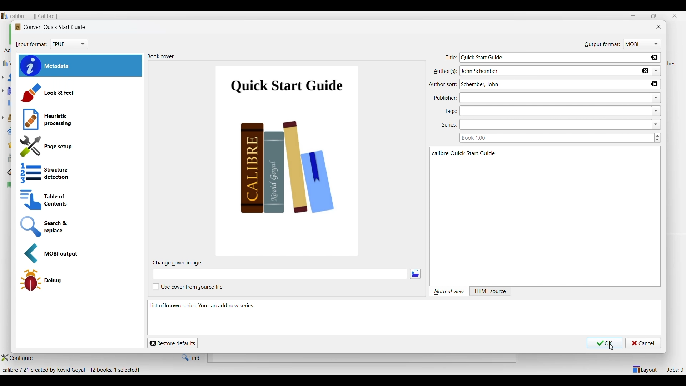 The width and height of the screenshot is (686, 386). Describe the element at coordinates (643, 343) in the screenshot. I see `Cancel` at that location.